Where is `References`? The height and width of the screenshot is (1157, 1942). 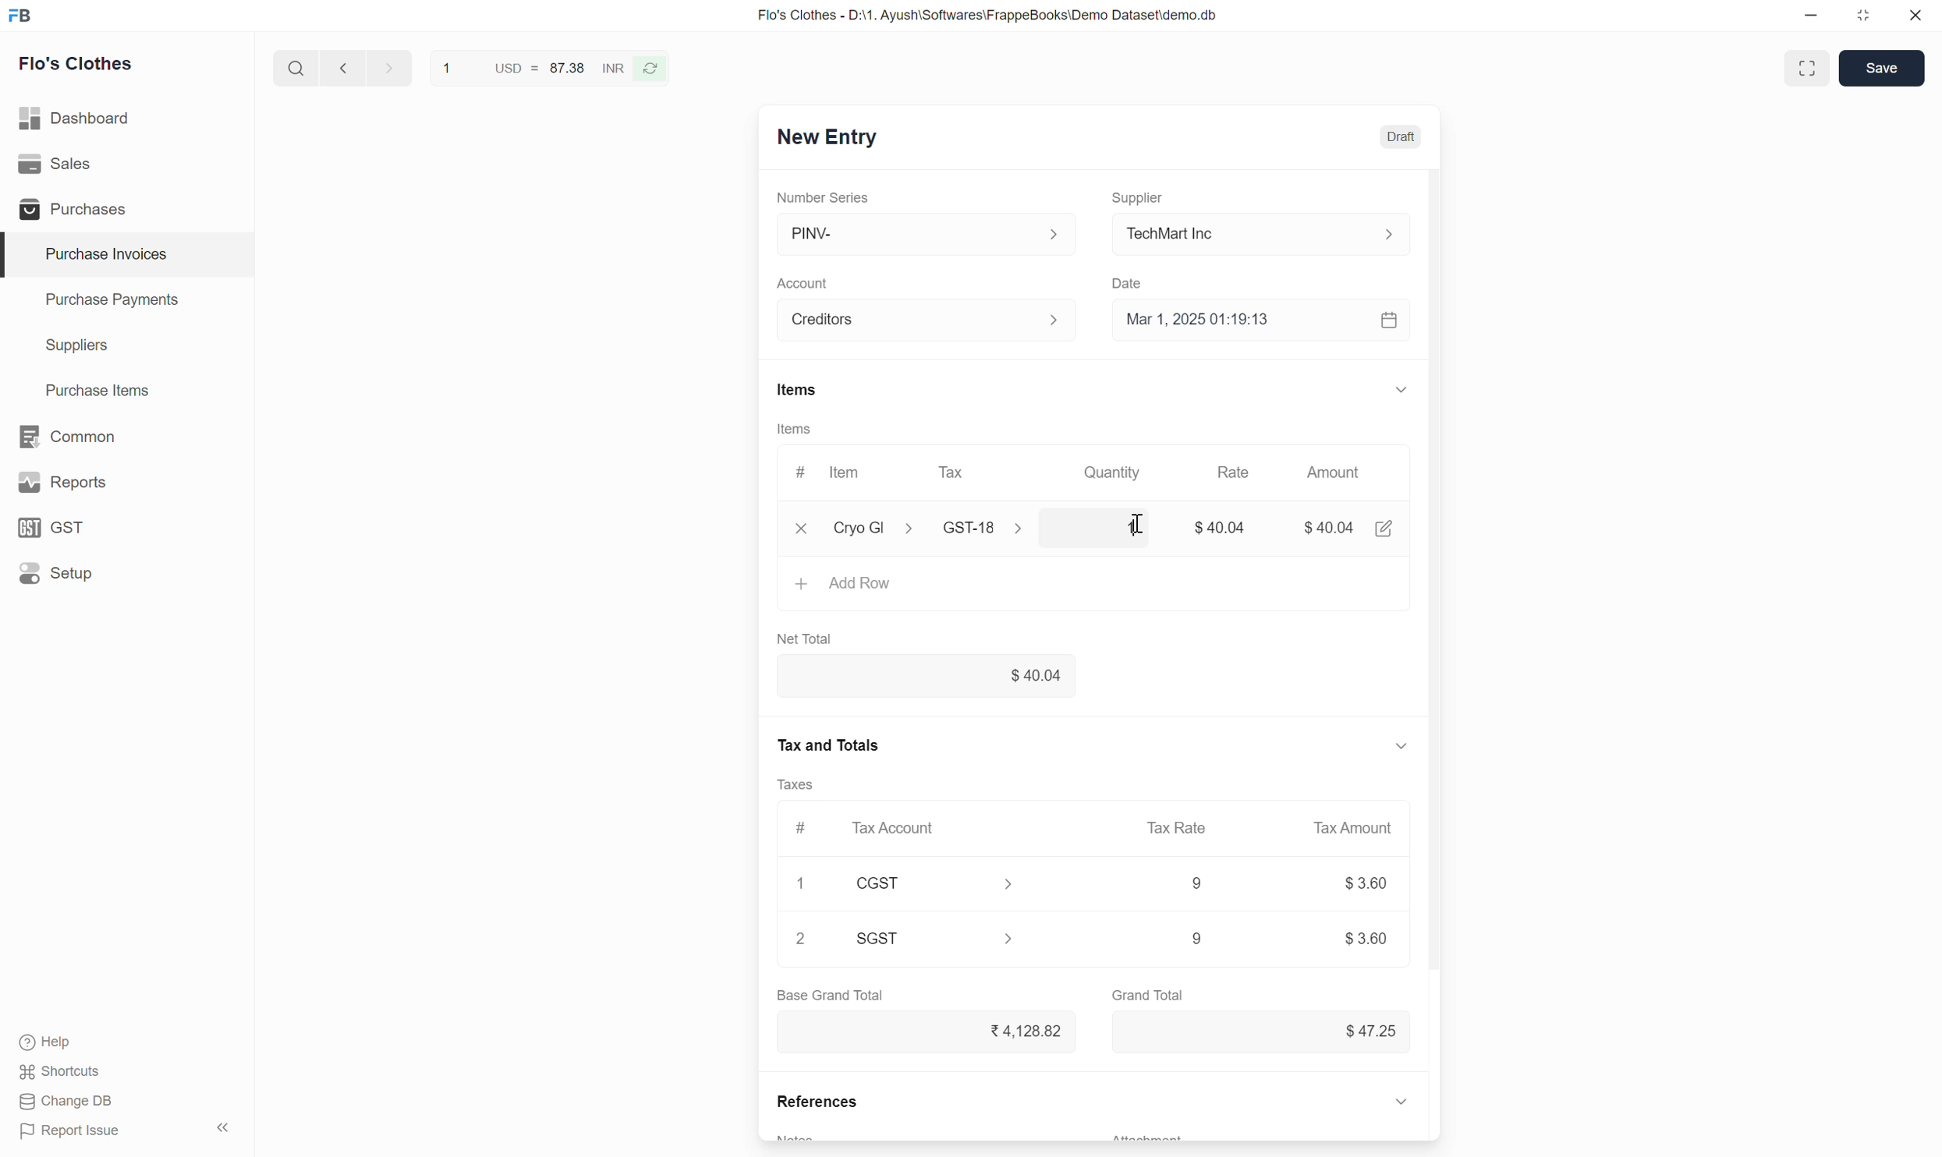 References is located at coordinates (813, 1105).